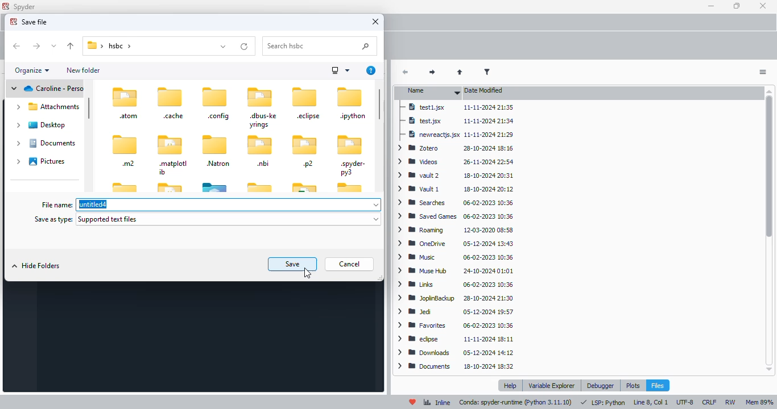 This screenshot has height=409, width=777. I want to click on LSP: Python, so click(602, 403).